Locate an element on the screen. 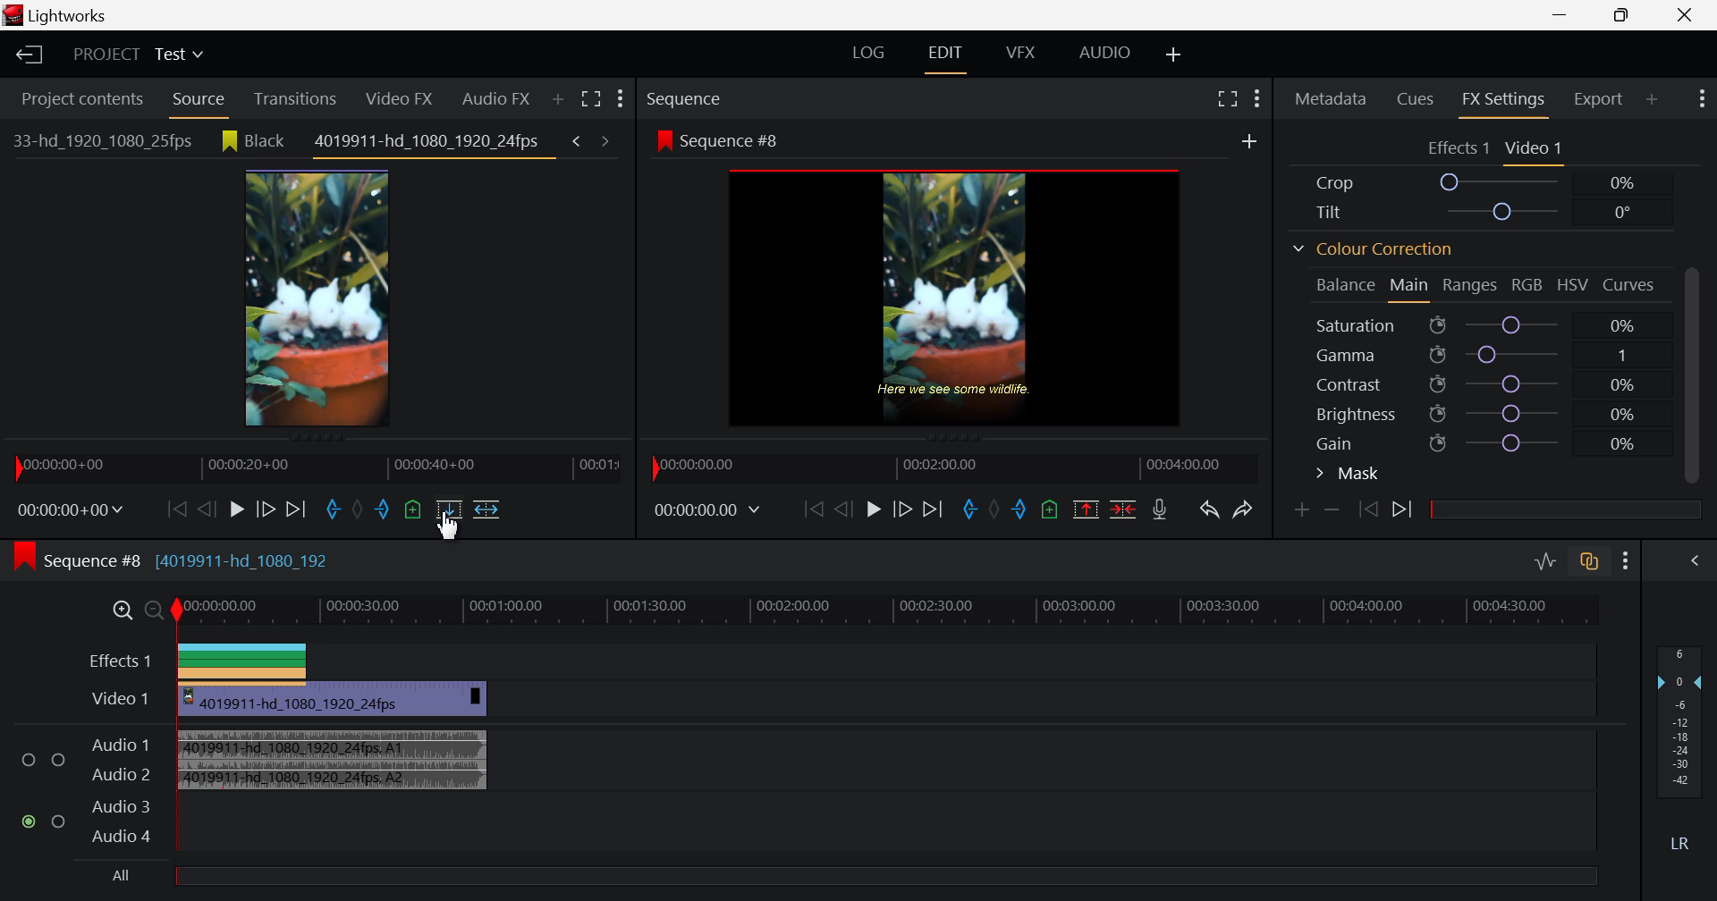 The width and height of the screenshot is (1717, 901). Show Settings is located at coordinates (1629, 560).